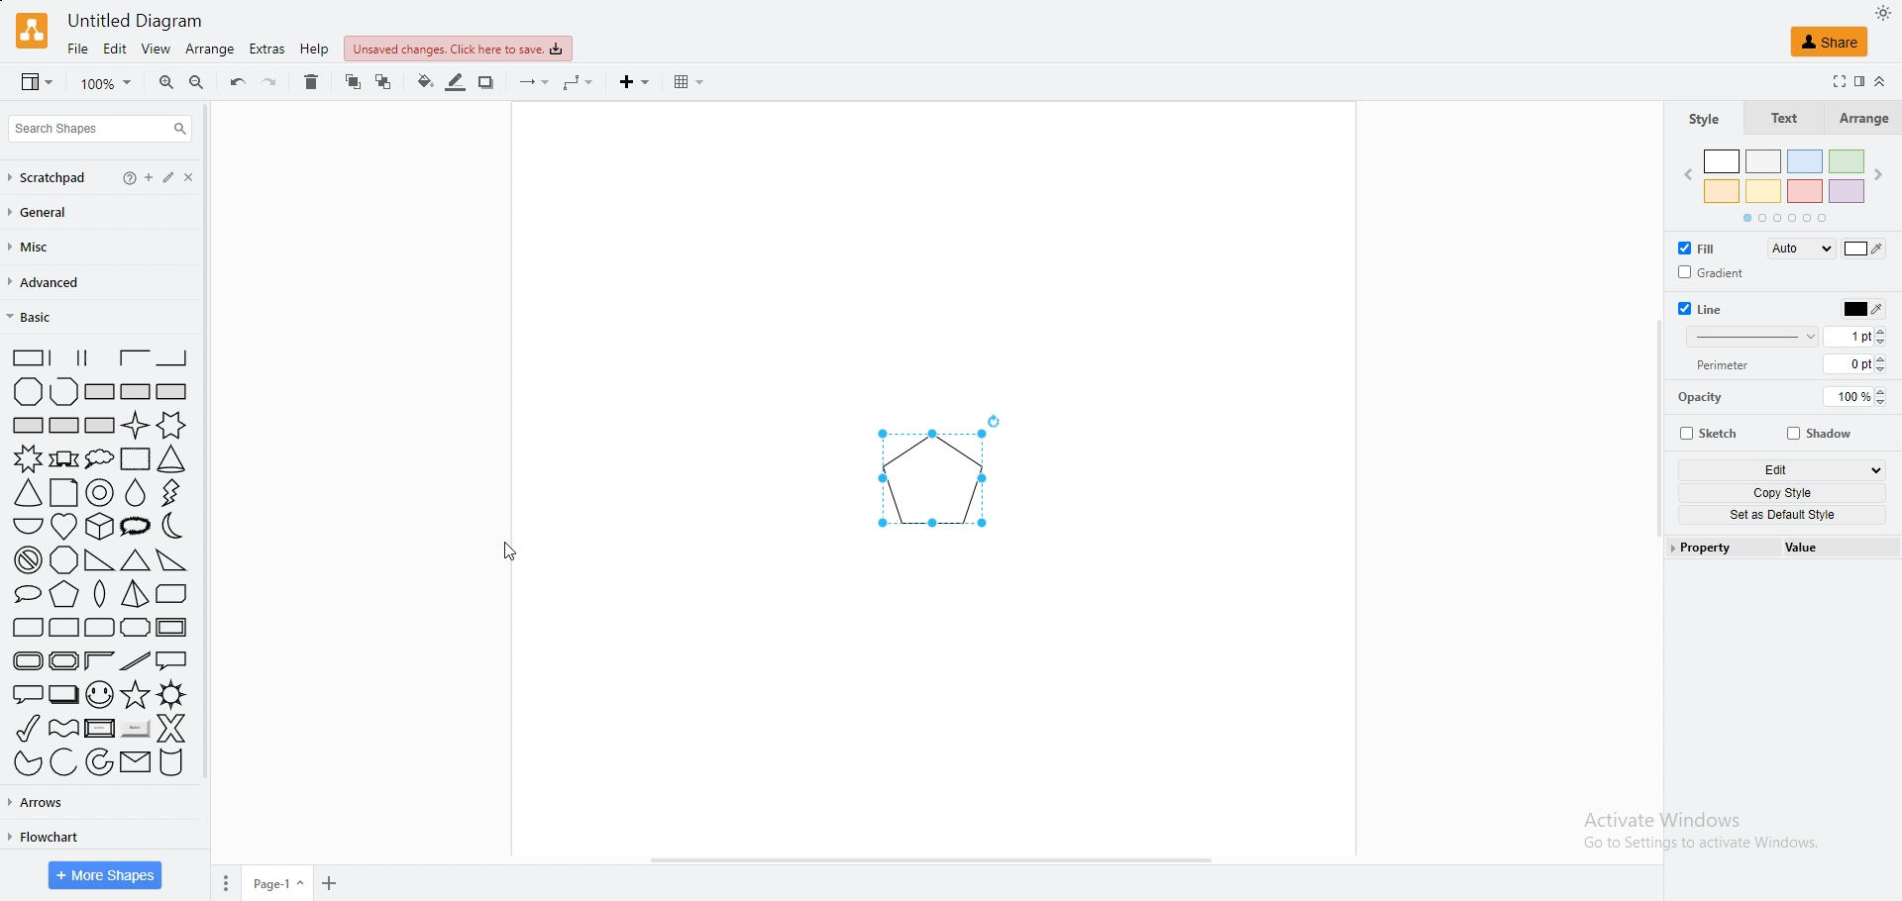 This screenshot has height=901, width=1902. What do you see at coordinates (131, 177) in the screenshot?
I see `help` at bounding box center [131, 177].